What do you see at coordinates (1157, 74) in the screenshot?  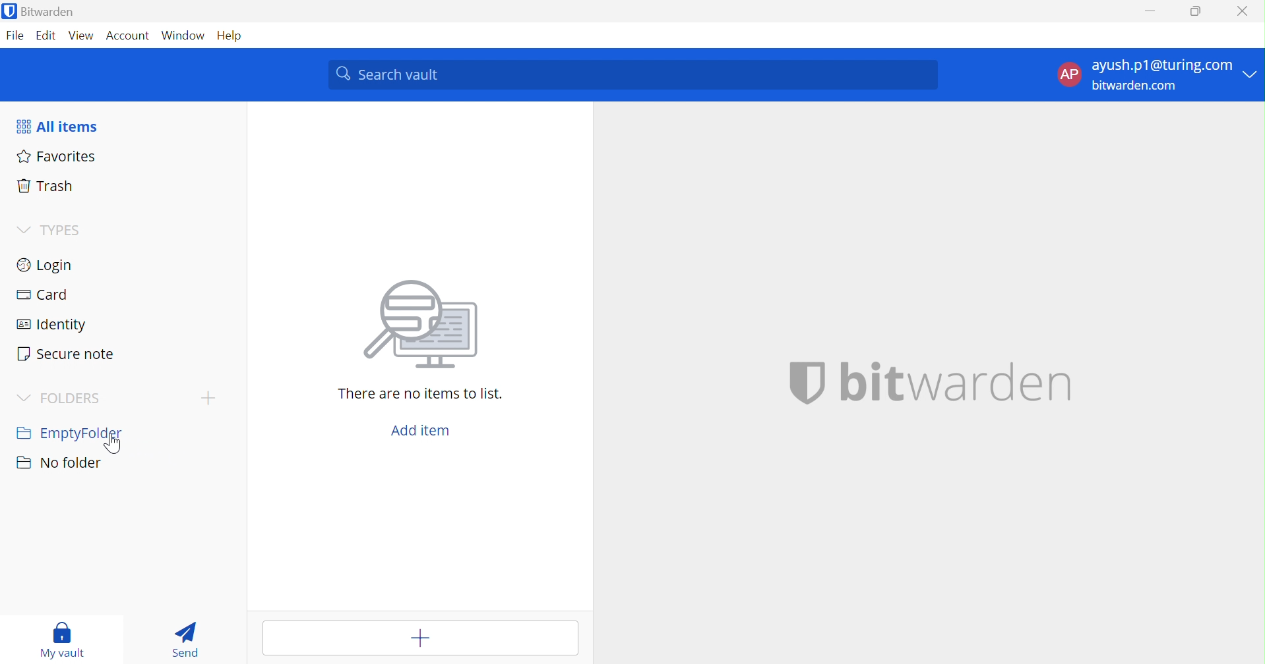 I see `Account options` at bounding box center [1157, 74].